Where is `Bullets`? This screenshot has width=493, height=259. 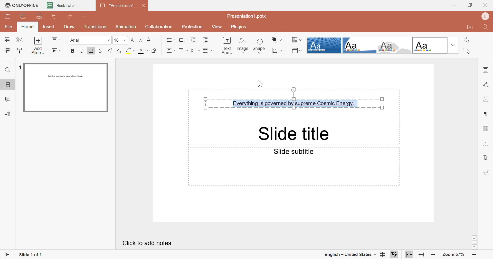
Bullets is located at coordinates (171, 40).